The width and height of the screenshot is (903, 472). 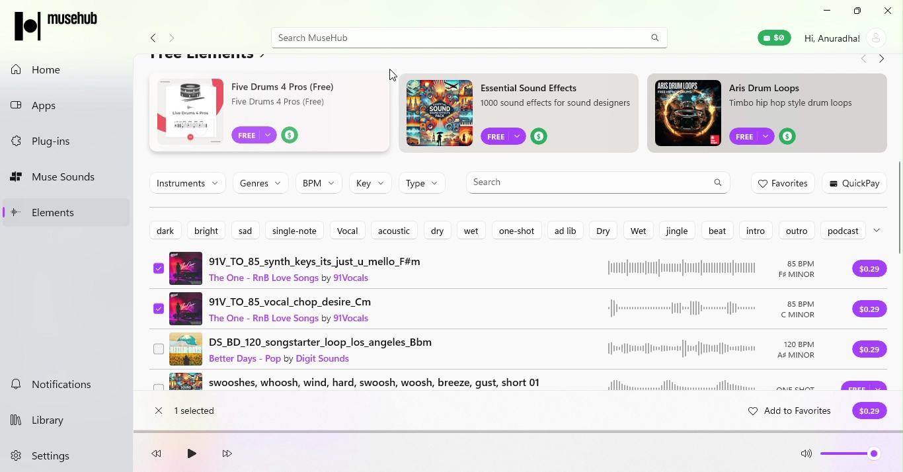 I want to click on Favorites, so click(x=785, y=184).